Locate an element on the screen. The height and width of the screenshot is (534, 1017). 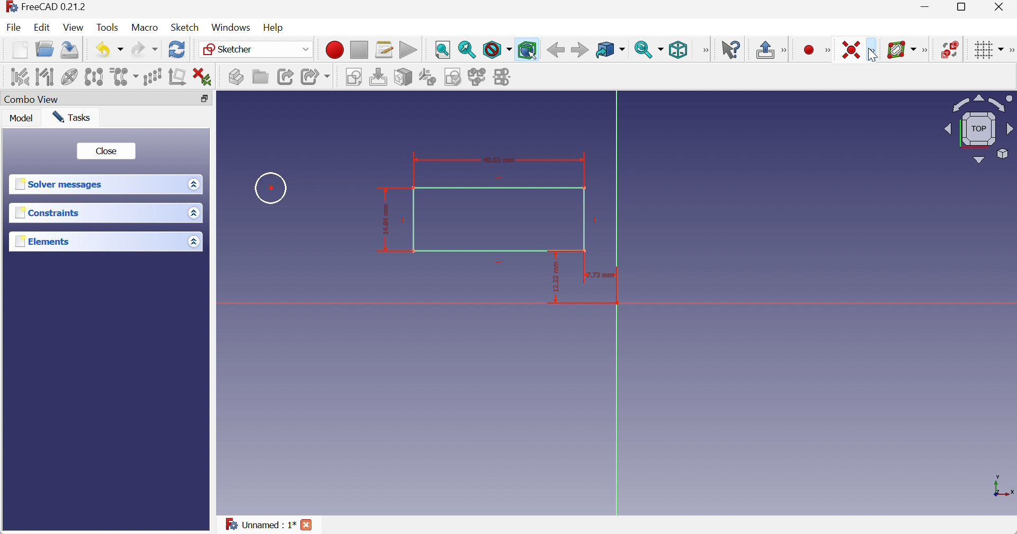
Sketch is located at coordinates (185, 27).